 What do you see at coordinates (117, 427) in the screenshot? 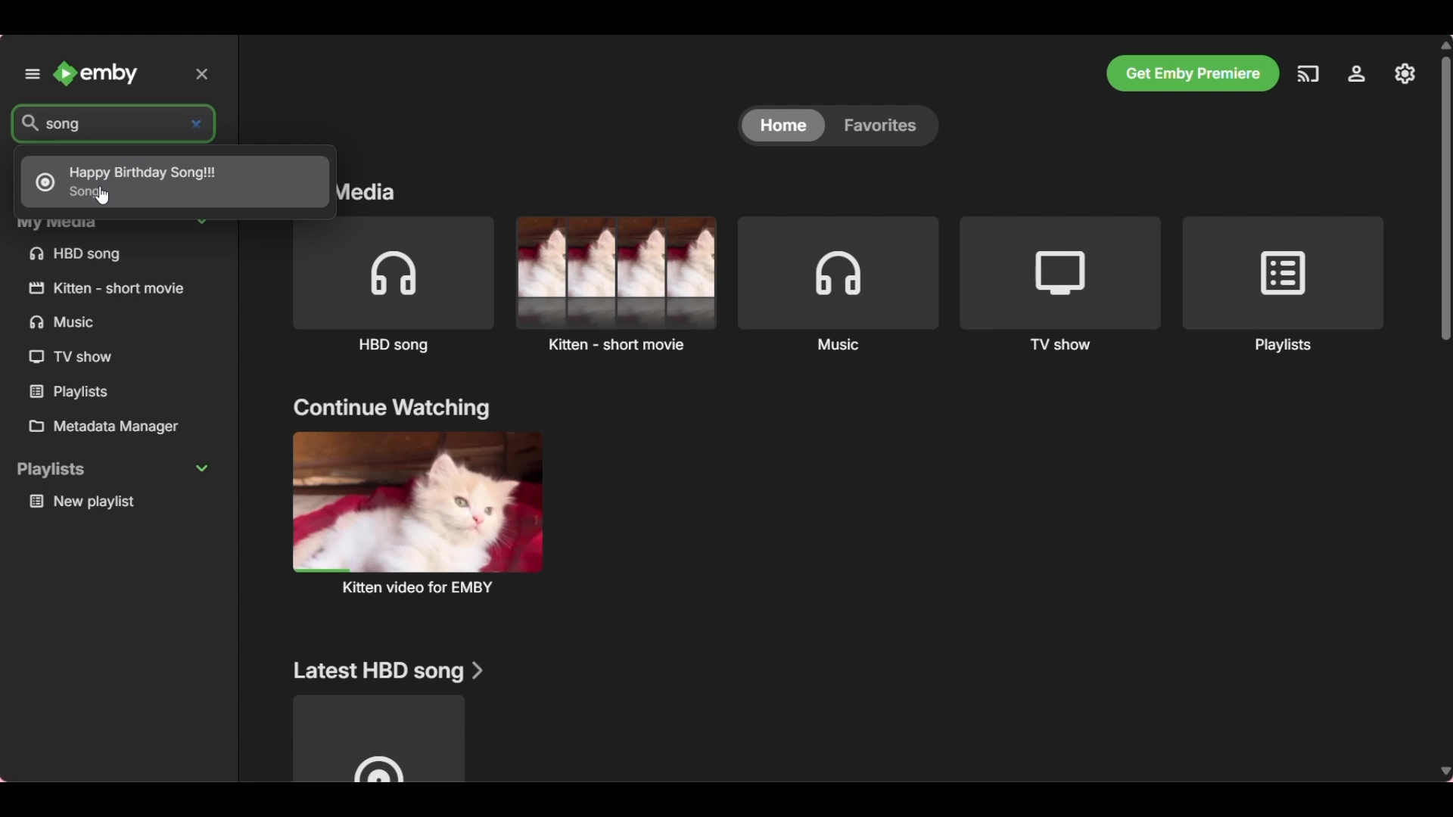
I see `Metadata manager` at bounding box center [117, 427].